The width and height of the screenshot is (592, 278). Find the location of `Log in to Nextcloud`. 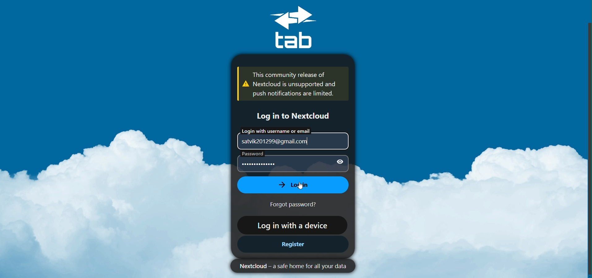

Log in to Nextcloud is located at coordinates (291, 116).